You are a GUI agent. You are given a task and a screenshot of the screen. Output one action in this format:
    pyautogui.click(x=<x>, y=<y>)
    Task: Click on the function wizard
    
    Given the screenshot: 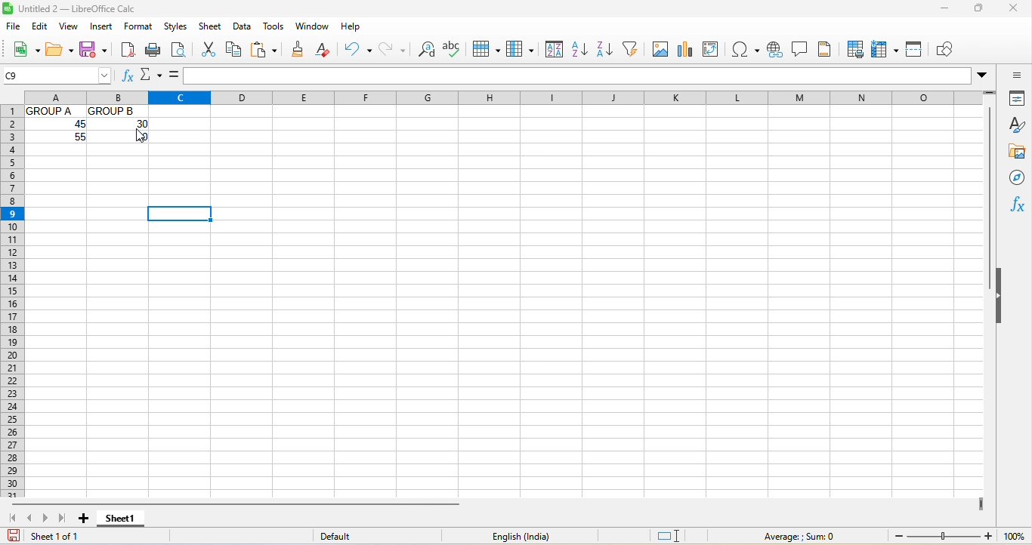 What is the action you would take?
    pyautogui.click(x=125, y=78)
    